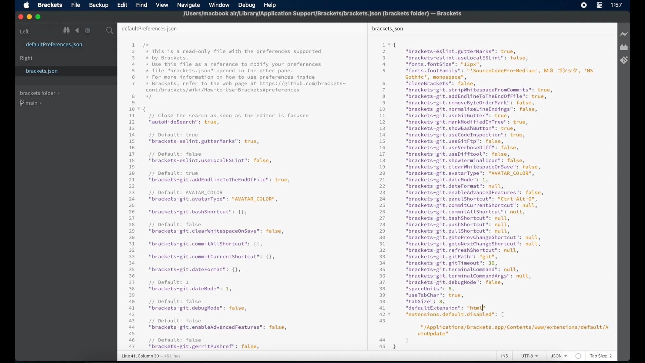  I want to click on no linter  available for this file, so click(578, 356).